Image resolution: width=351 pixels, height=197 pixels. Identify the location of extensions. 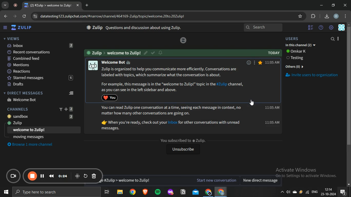
(313, 16).